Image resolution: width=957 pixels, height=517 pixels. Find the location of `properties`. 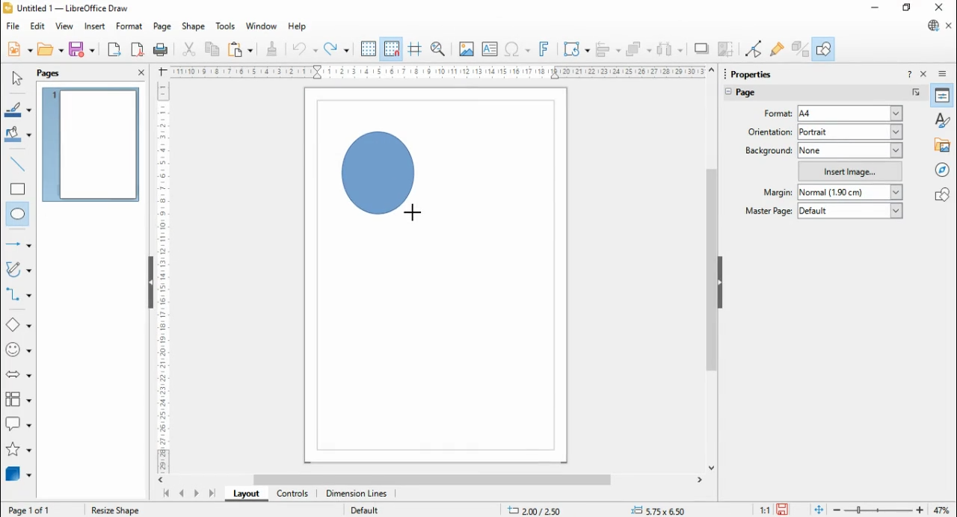

properties is located at coordinates (758, 72).